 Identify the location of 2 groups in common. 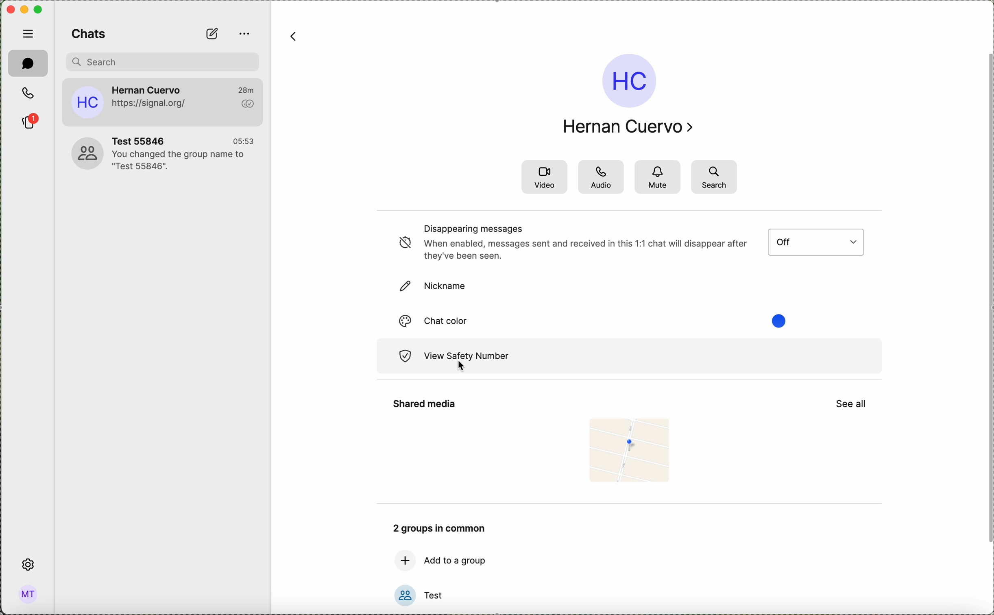
(440, 528).